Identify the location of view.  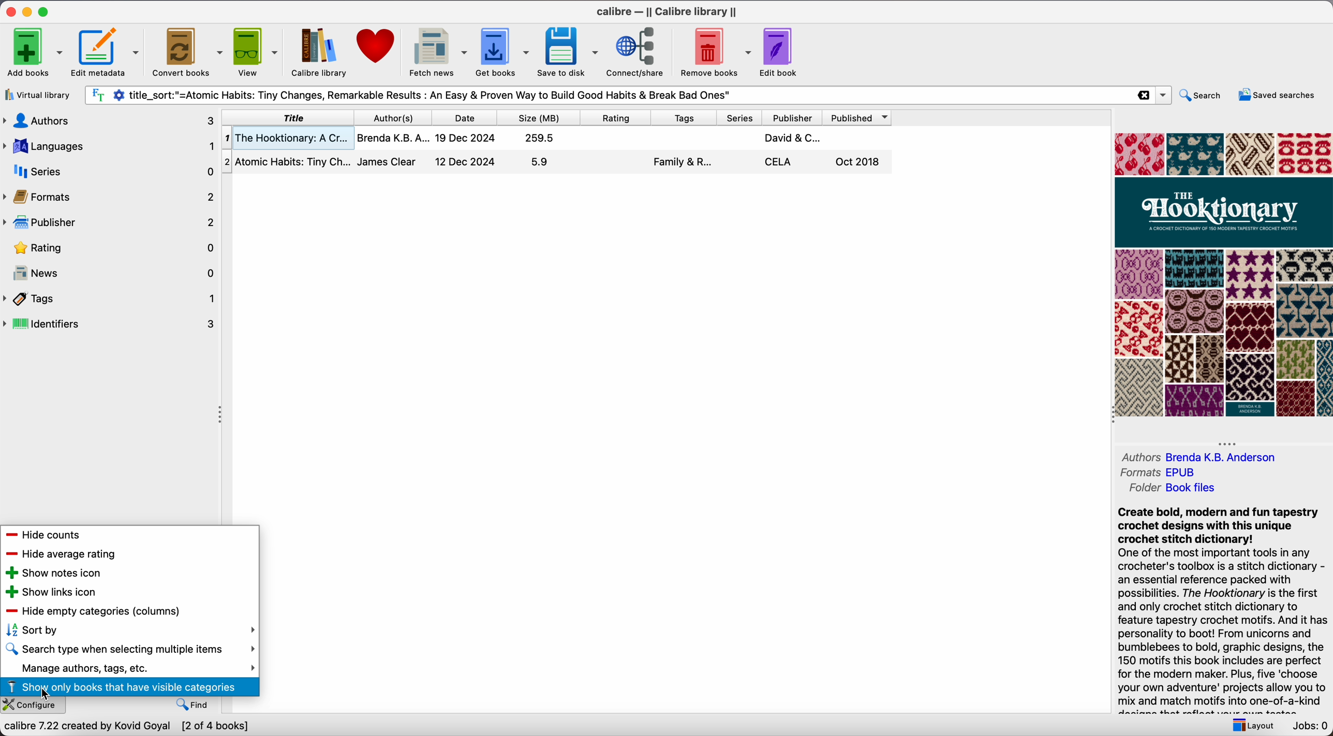
(255, 52).